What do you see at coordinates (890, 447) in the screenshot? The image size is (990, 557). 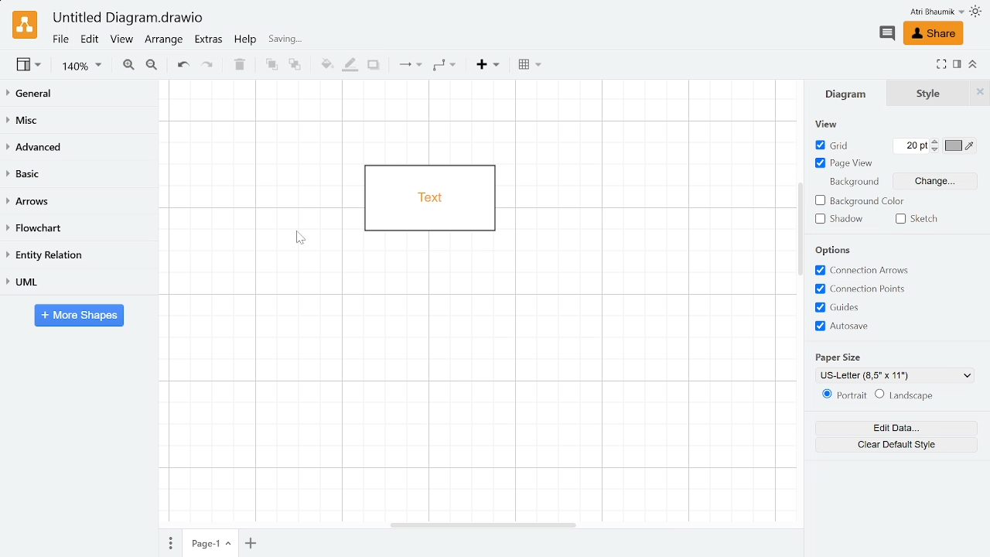 I see `Clear default style` at bounding box center [890, 447].